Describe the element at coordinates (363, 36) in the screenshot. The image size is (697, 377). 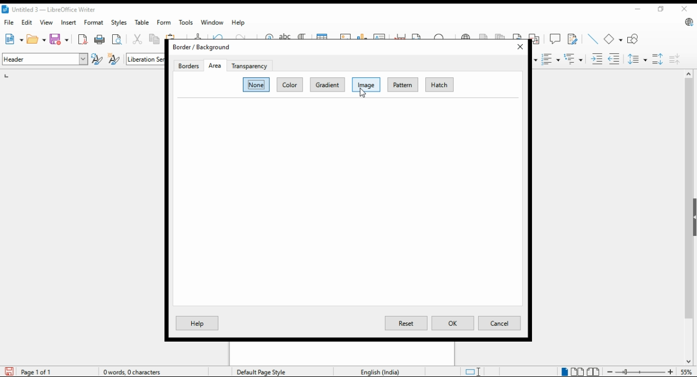
I see `insert chart` at that location.